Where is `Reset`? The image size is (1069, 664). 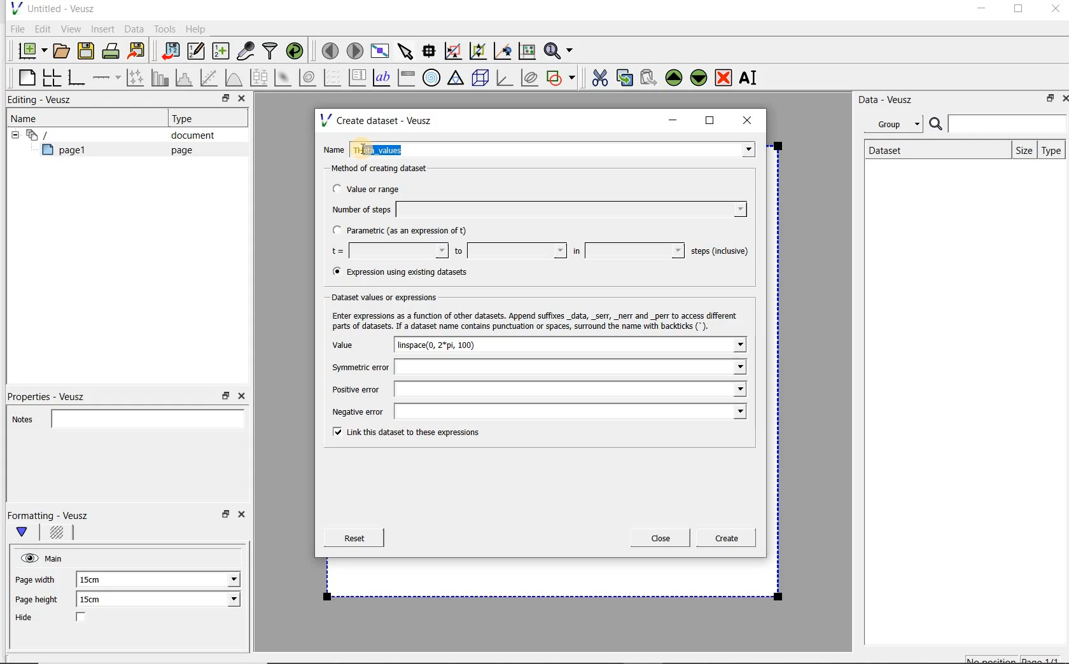 Reset is located at coordinates (354, 538).